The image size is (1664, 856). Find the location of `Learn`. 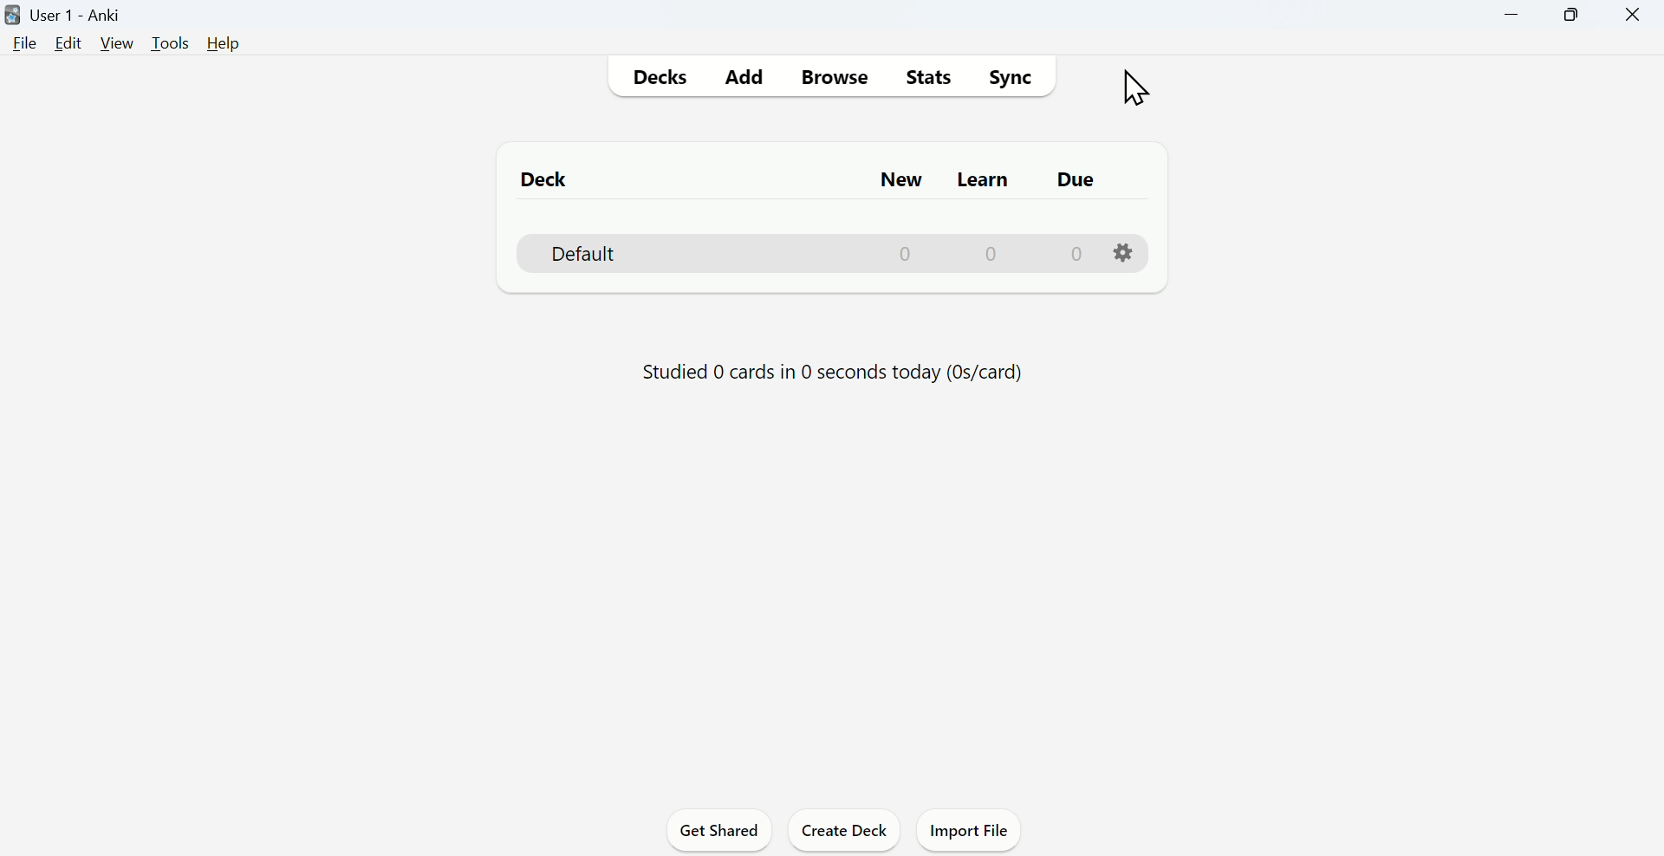

Learn is located at coordinates (983, 179).